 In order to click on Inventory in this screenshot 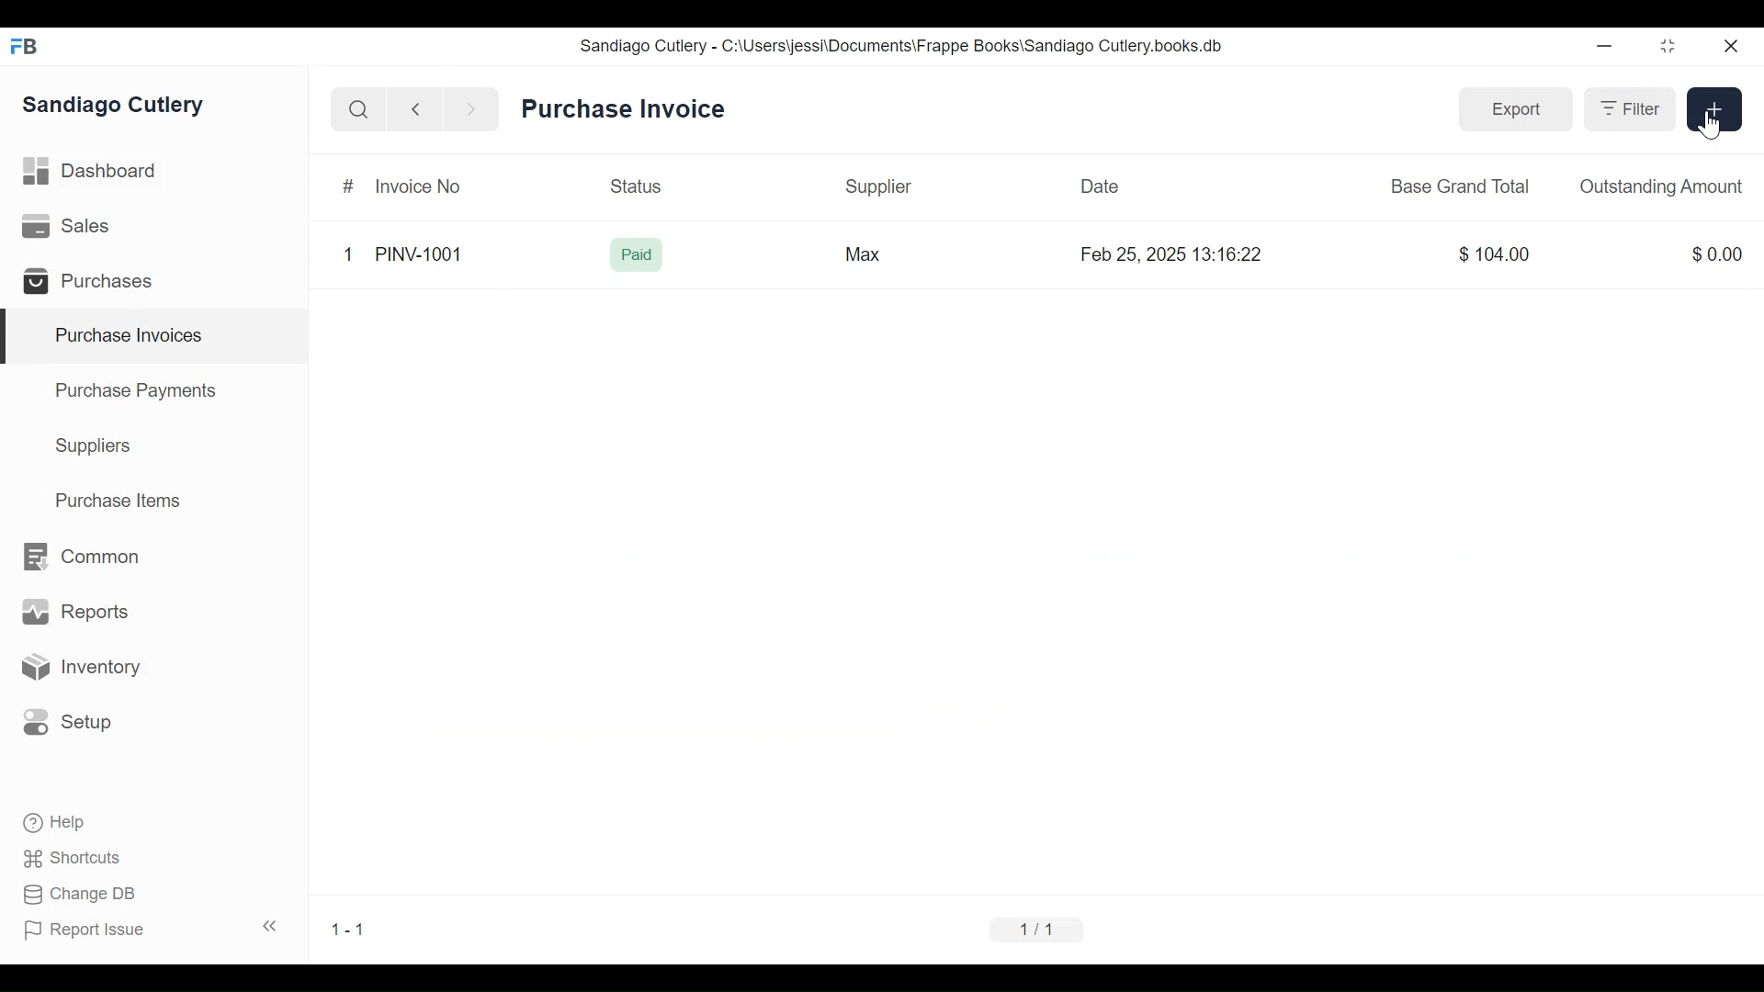, I will do `click(79, 668)`.